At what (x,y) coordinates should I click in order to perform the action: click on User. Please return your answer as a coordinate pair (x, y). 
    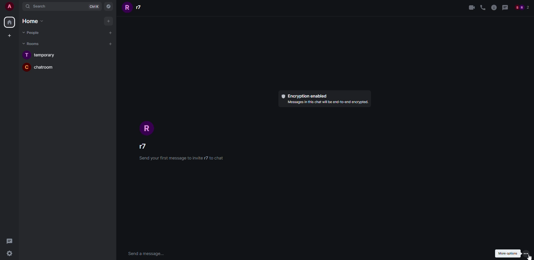
    Looking at the image, I should click on (8, 6).